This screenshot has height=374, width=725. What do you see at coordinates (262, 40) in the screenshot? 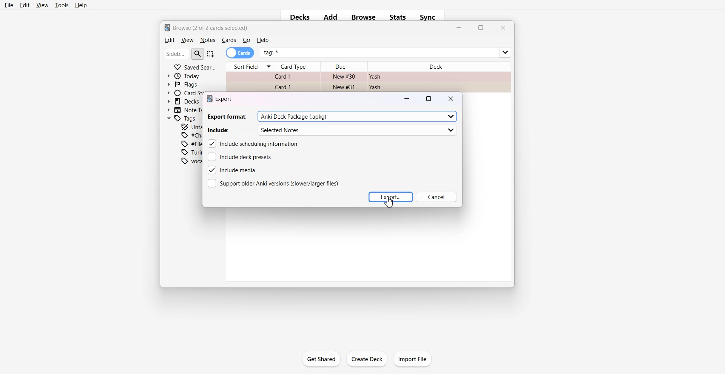
I see `He` at bounding box center [262, 40].